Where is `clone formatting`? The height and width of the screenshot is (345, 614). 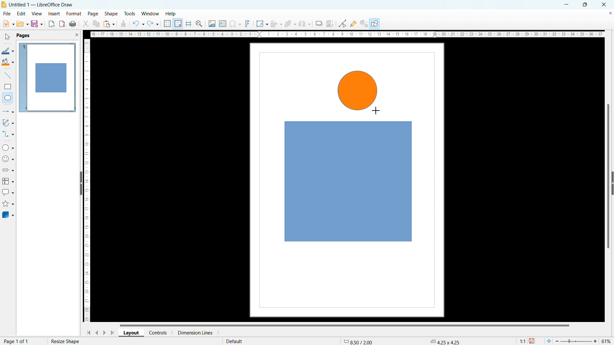
clone formatting is located at coordinates (123, 24).